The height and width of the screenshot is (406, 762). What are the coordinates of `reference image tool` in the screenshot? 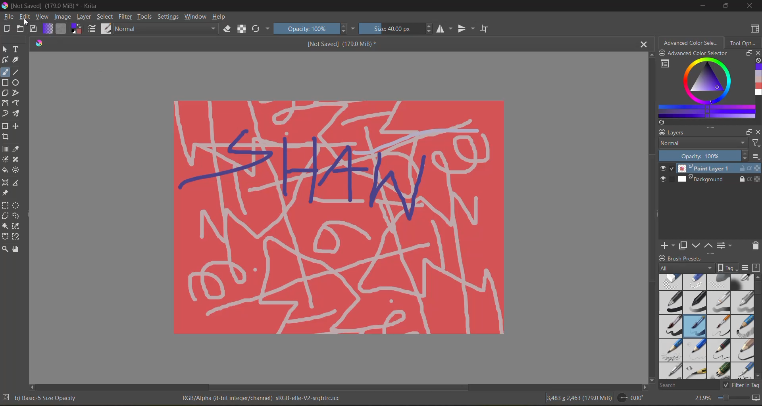 It's located at (7, 193).